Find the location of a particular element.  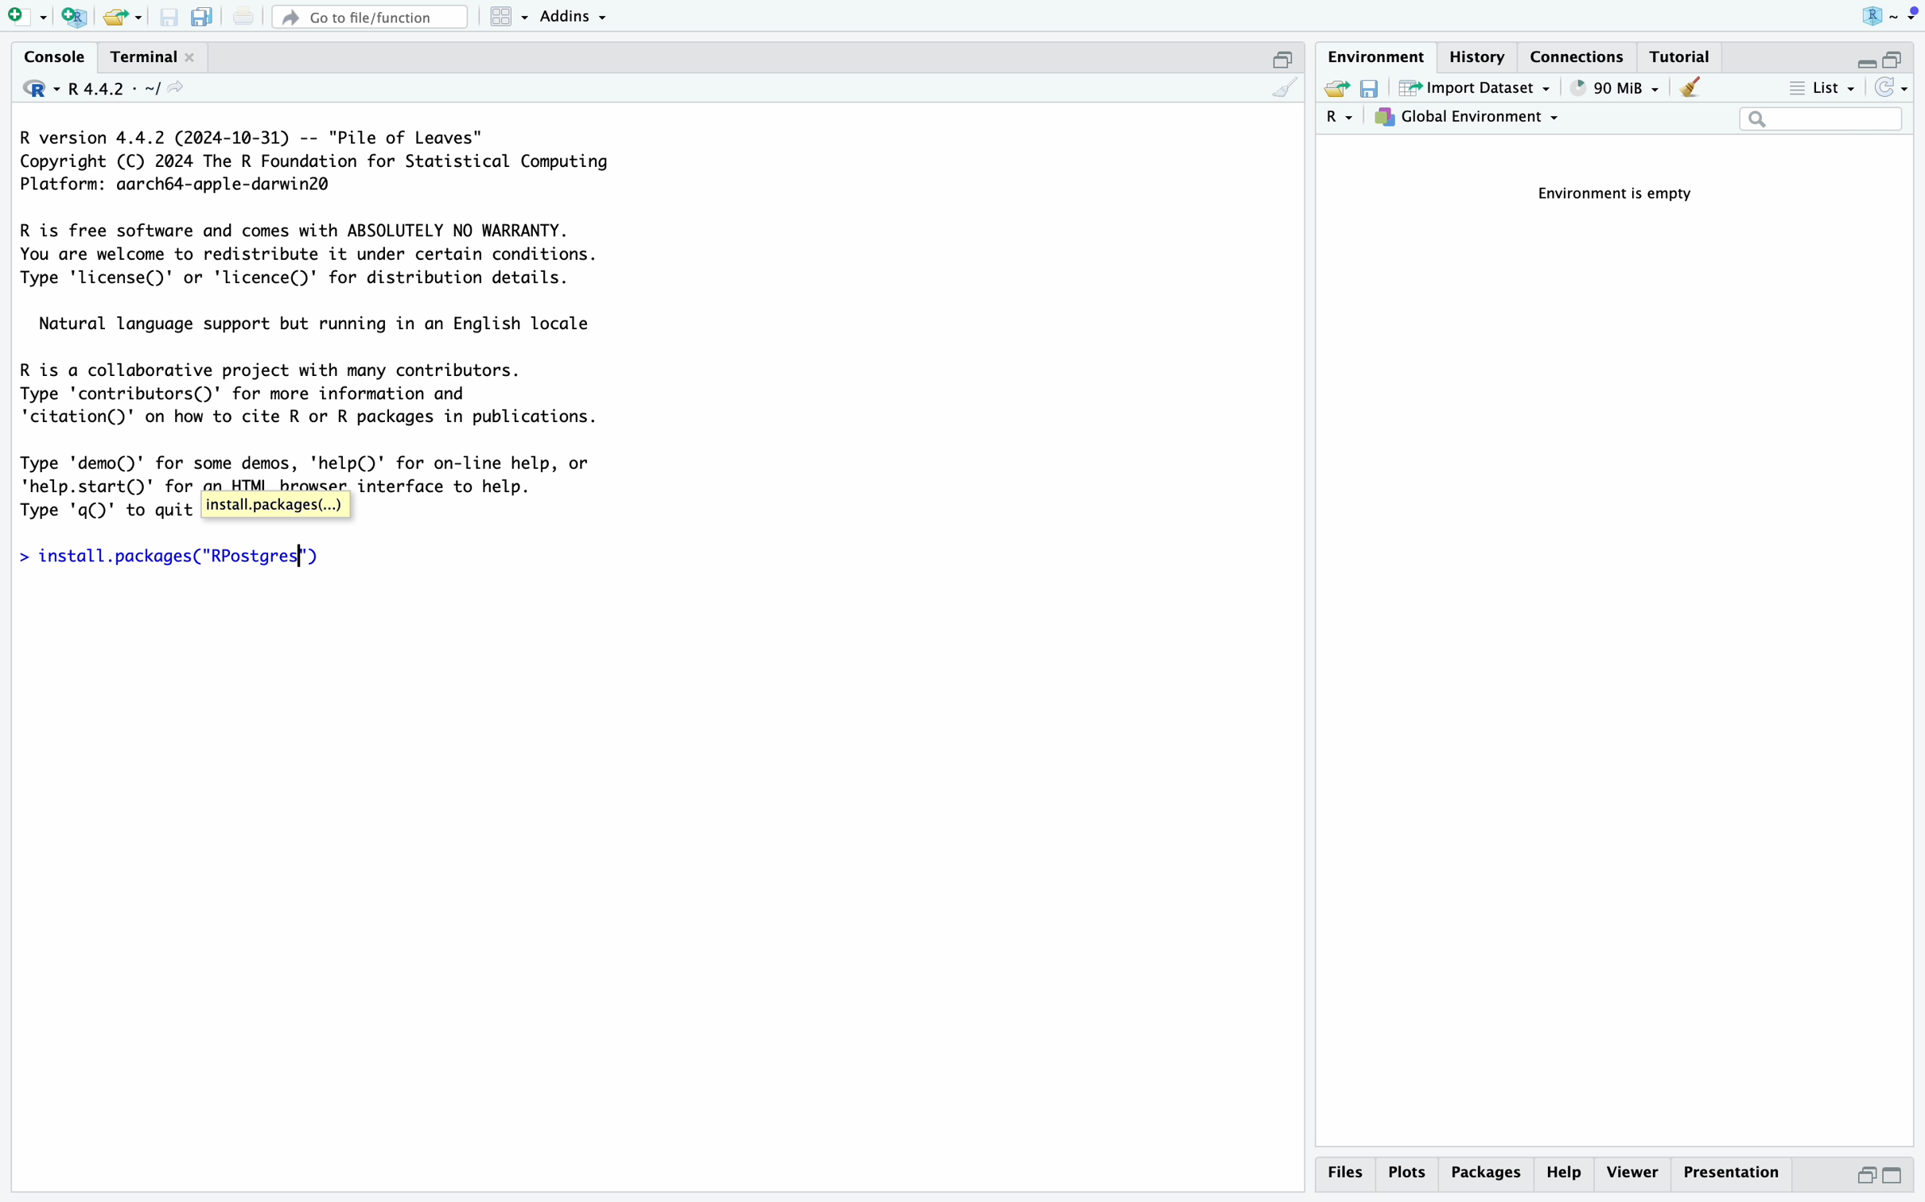

language select is located at coordinates (30, 87).